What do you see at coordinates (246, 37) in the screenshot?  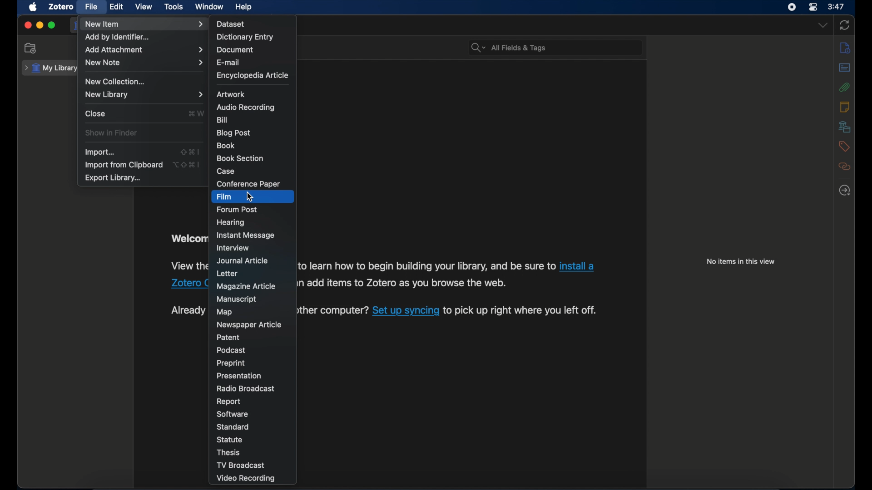 I see `dictionary item` at bounding box center [246, 37].